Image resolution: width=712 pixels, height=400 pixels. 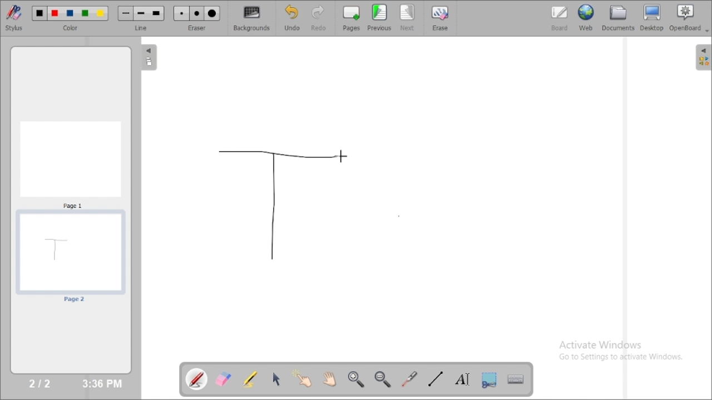 What do you see at coordinates (70, 258) in the screenshot?
I see `page 2` at bounding box center [70, 258].